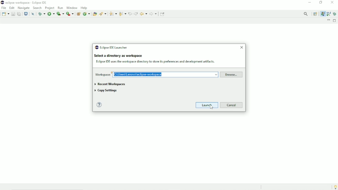 Image resolution: width=338 pixels, height=190 pixels. I want to click on Restore down, so click(320, 2).